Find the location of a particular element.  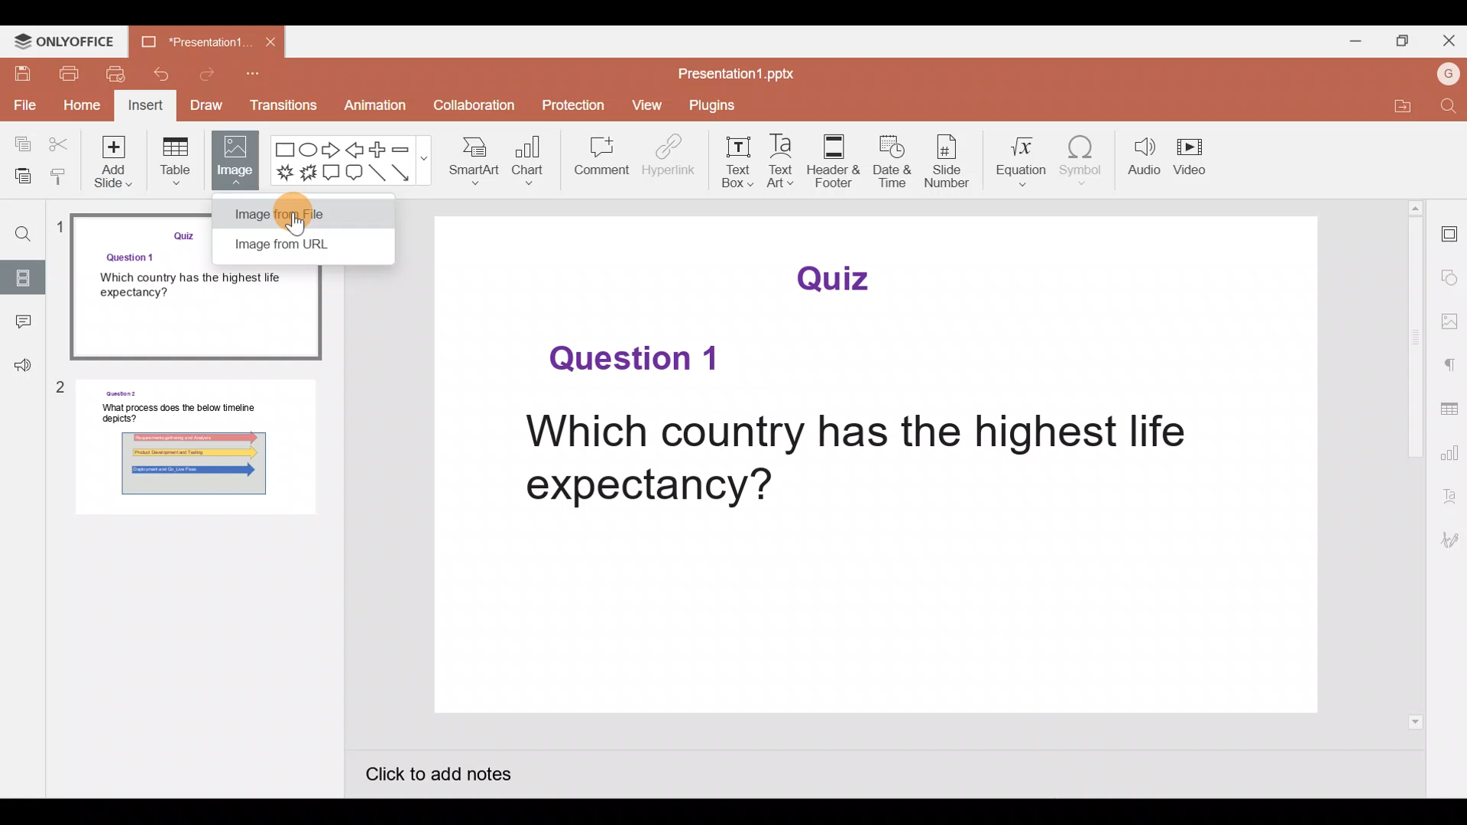

Symbol is located at coordinates (1085, 159).